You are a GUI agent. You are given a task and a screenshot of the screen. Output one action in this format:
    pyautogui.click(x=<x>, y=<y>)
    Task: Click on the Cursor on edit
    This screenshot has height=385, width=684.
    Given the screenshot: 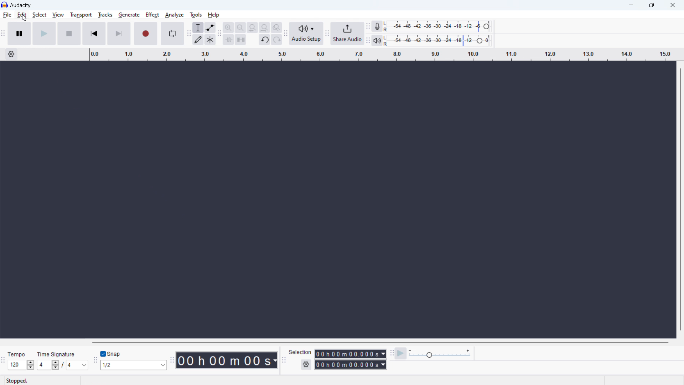 What is the action you would take?
    pyautogui.click(x=22, y=15)
    